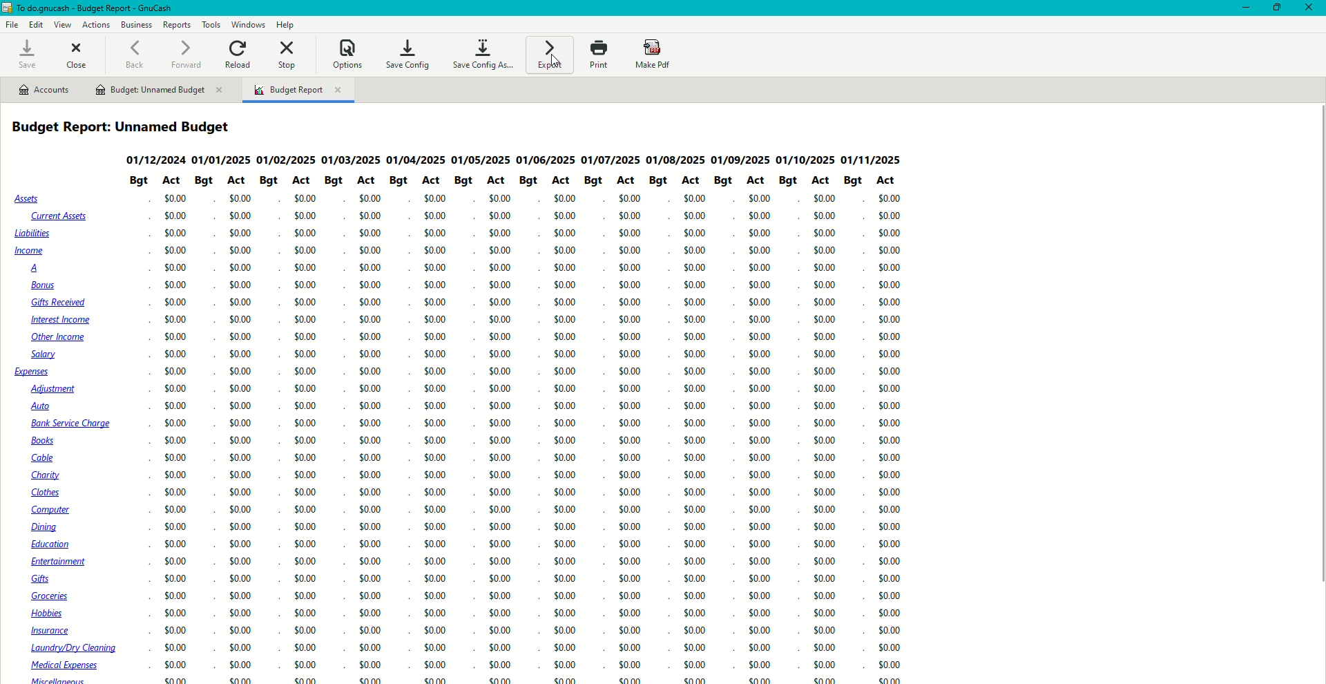  I want to click on $0.00, so click(500, 579).